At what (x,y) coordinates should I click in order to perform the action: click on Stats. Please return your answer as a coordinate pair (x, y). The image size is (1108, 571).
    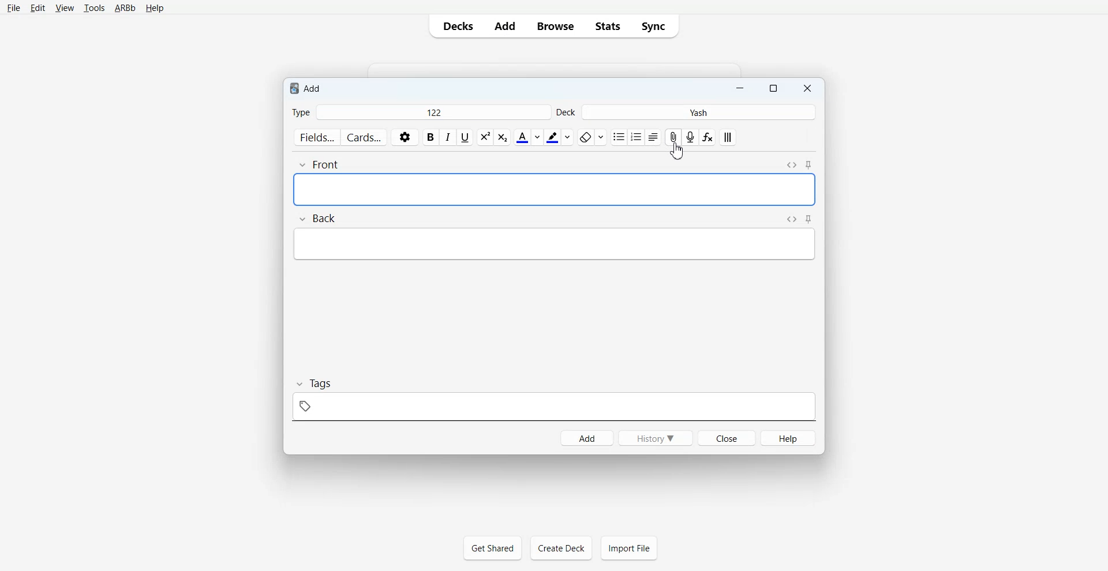
    Looking at the image, I should click on (607, 26).